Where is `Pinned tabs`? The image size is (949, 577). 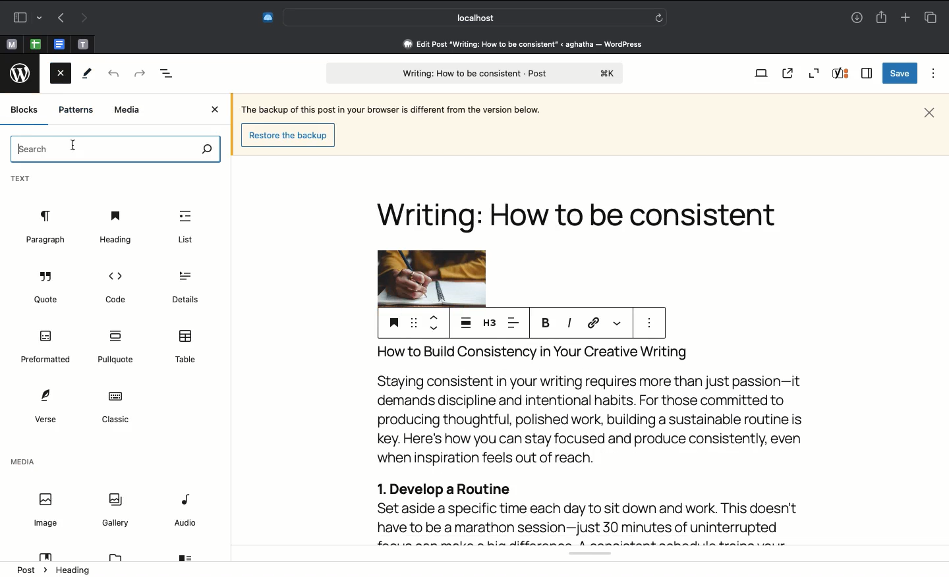 Pinned tabs is located at coordinates (35, 43).